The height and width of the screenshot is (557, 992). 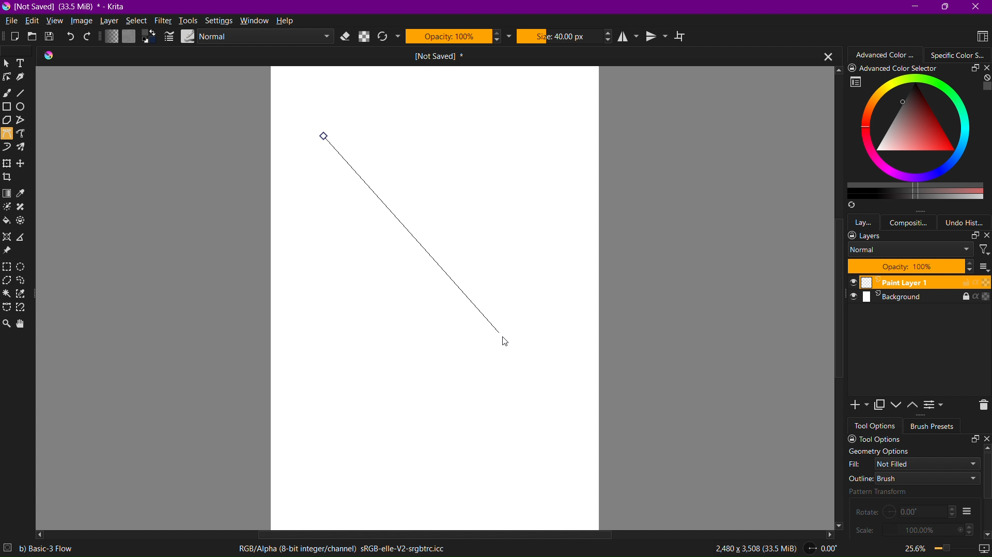 What do you see at coordinates (25, 121) in the screenshot?
I see `Polyline Tool` at bounding box center [25, 121].